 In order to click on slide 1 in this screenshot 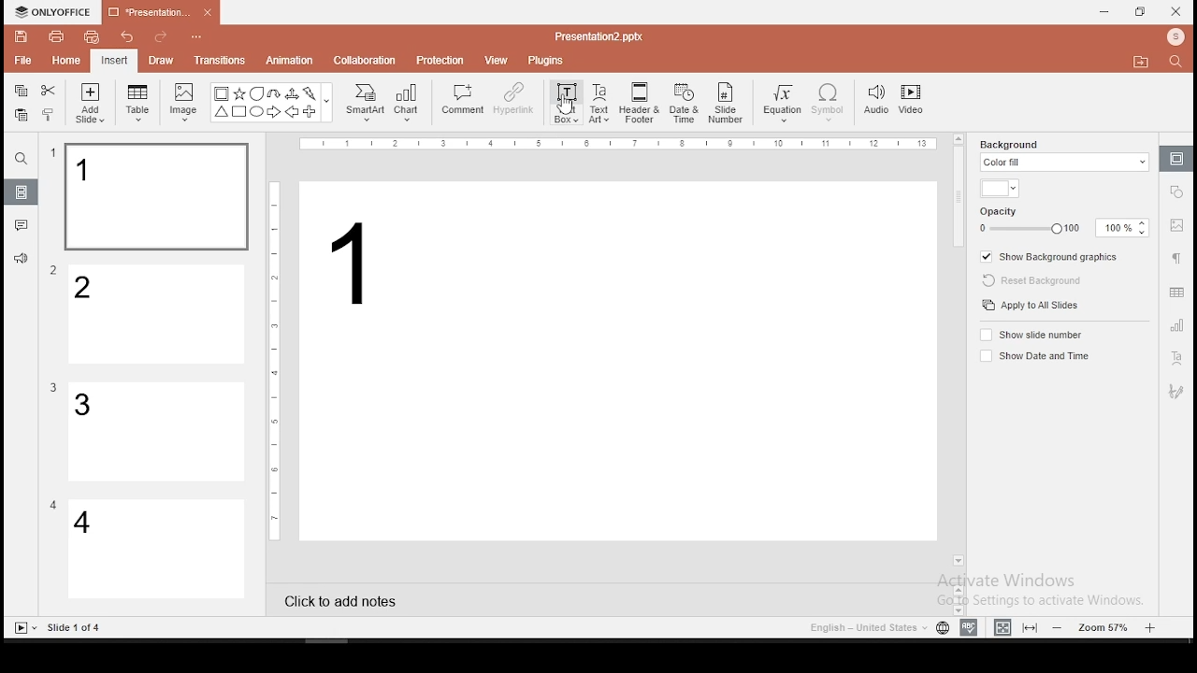, I will do `click(155, 197)`.